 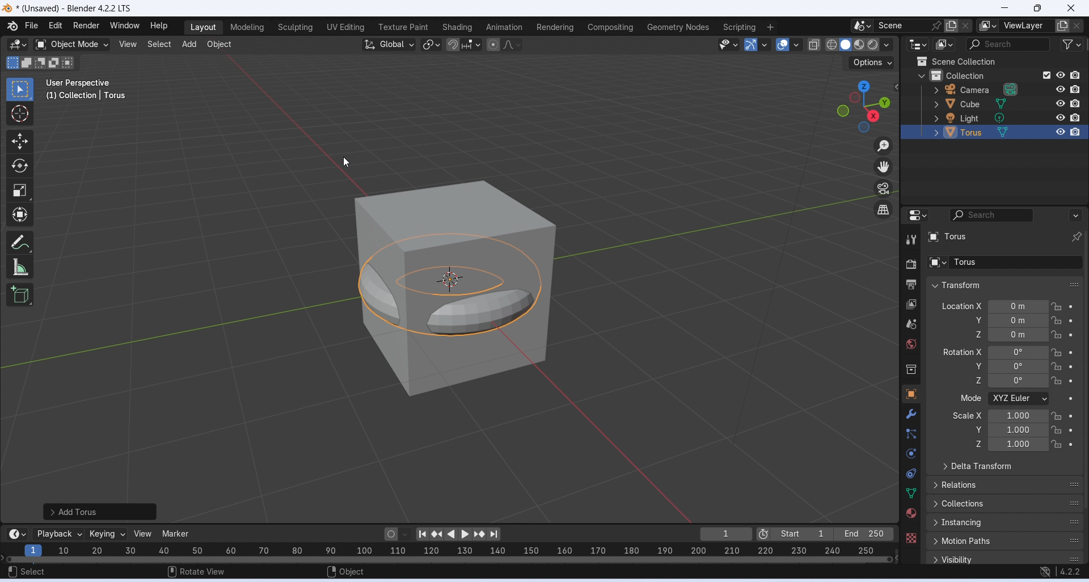 I want to click on logo, so click(x=7, y=9).